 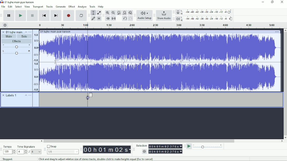 I want to click on Audacity share audio toolbar, so click(x=154, y=16).